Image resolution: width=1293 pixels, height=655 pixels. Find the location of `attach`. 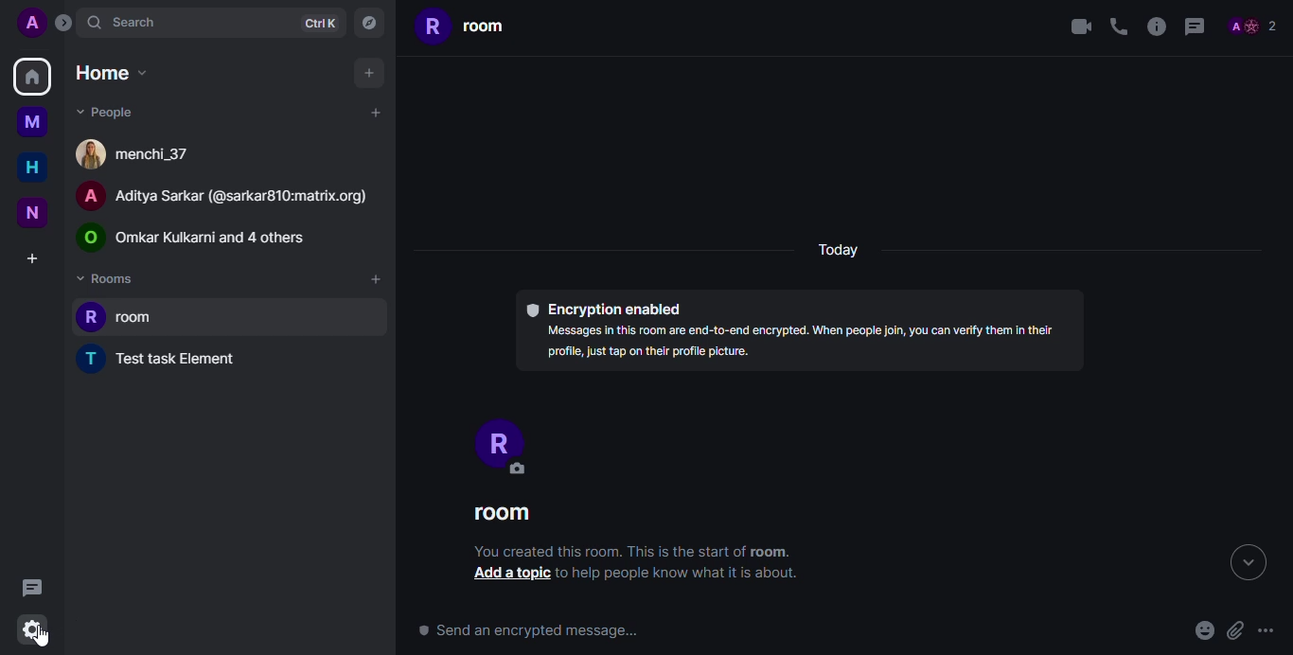

attach is located at coordinates (1235, 630).